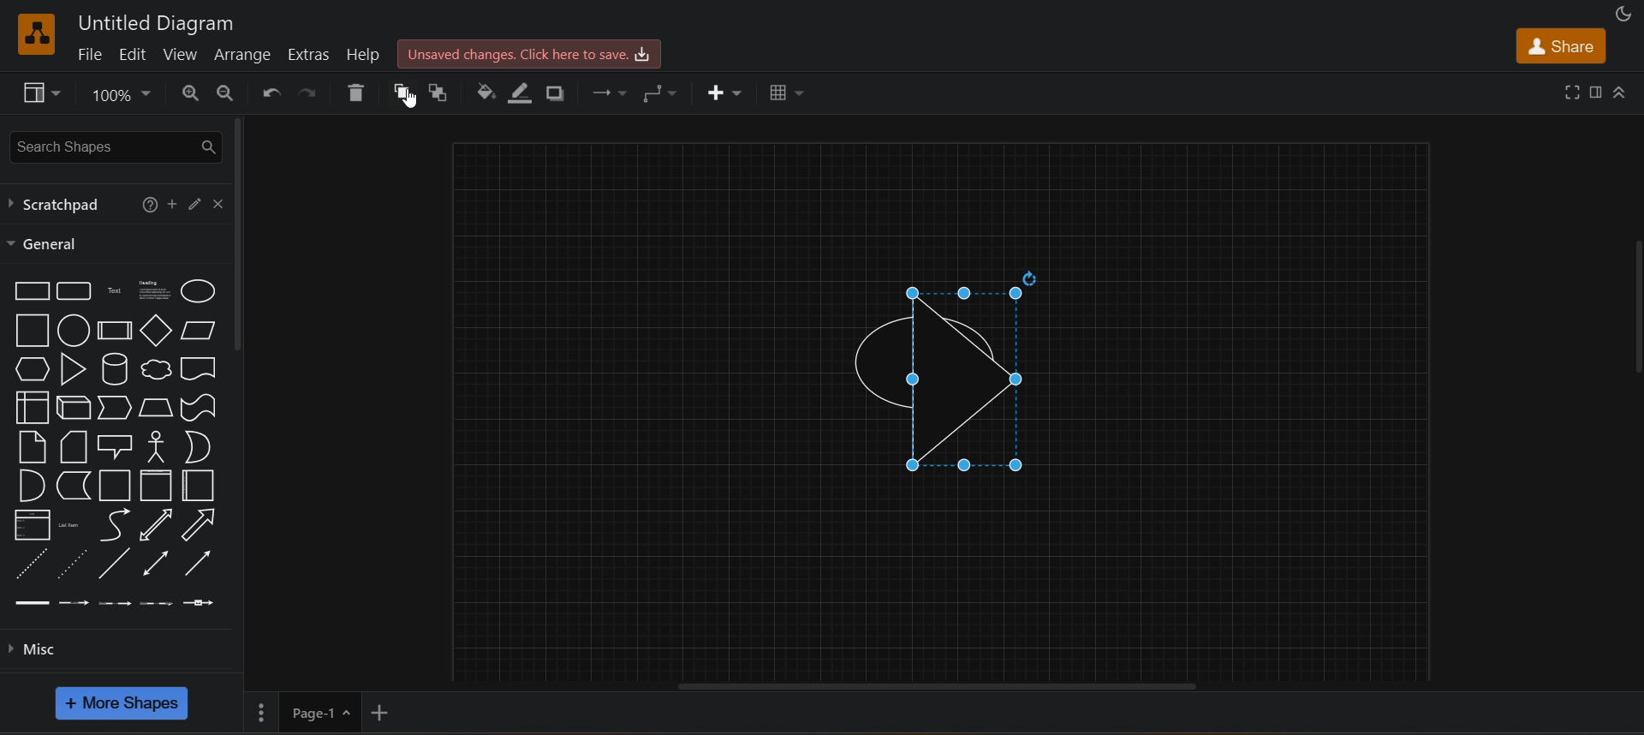 This screenshot has height=735, width=1644. What do you see at coordinates (558, 94) in the screenshot?
I see `shadow` at bounding box center [558, 94].